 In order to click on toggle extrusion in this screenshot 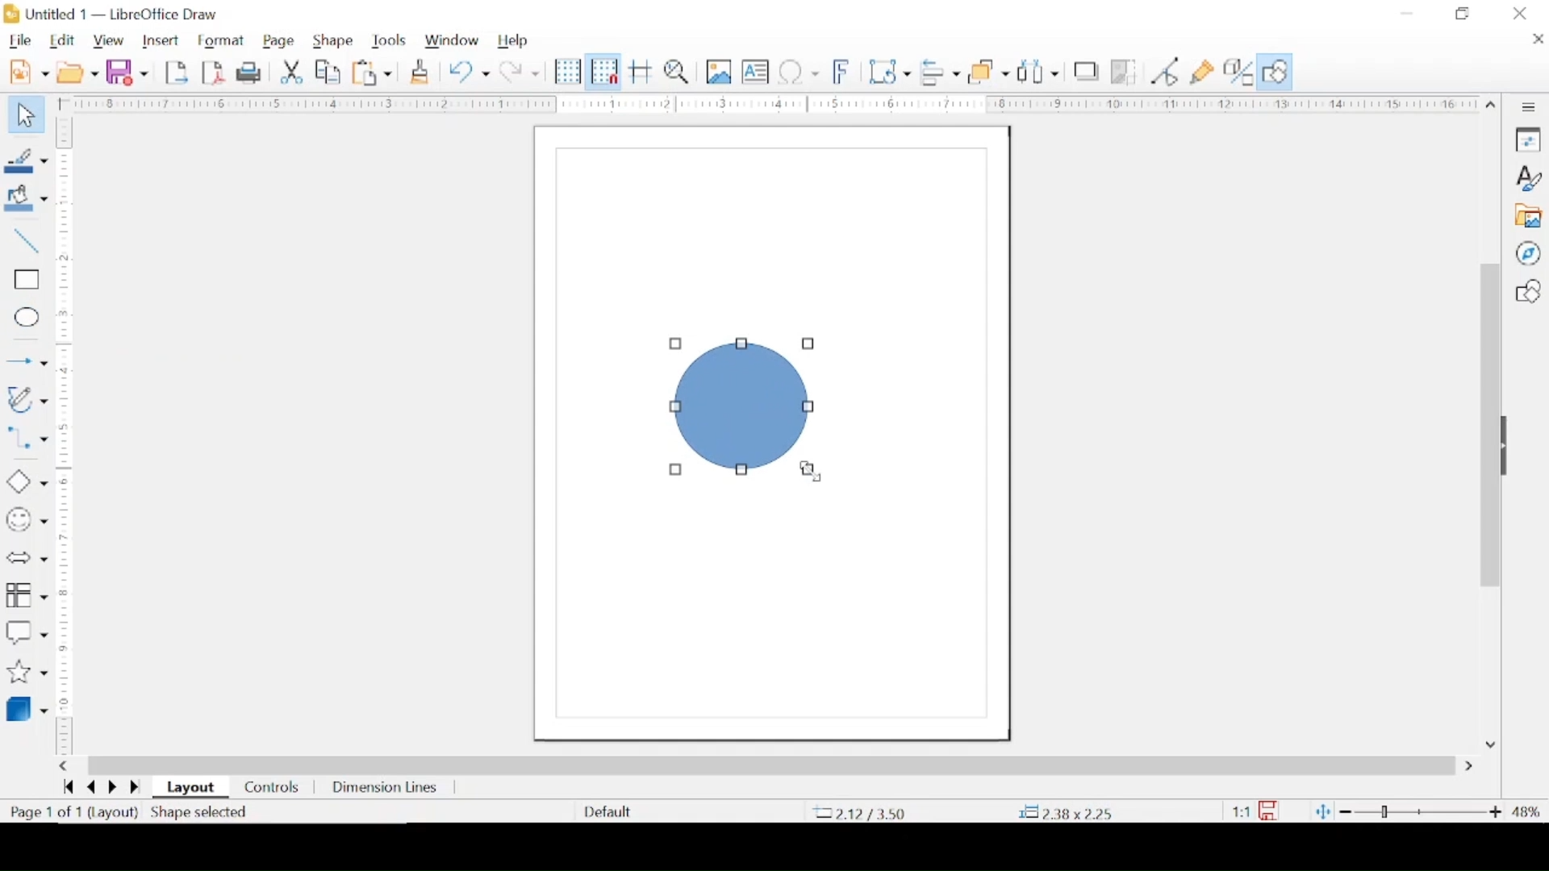, I will do `click(1239, 72)`.